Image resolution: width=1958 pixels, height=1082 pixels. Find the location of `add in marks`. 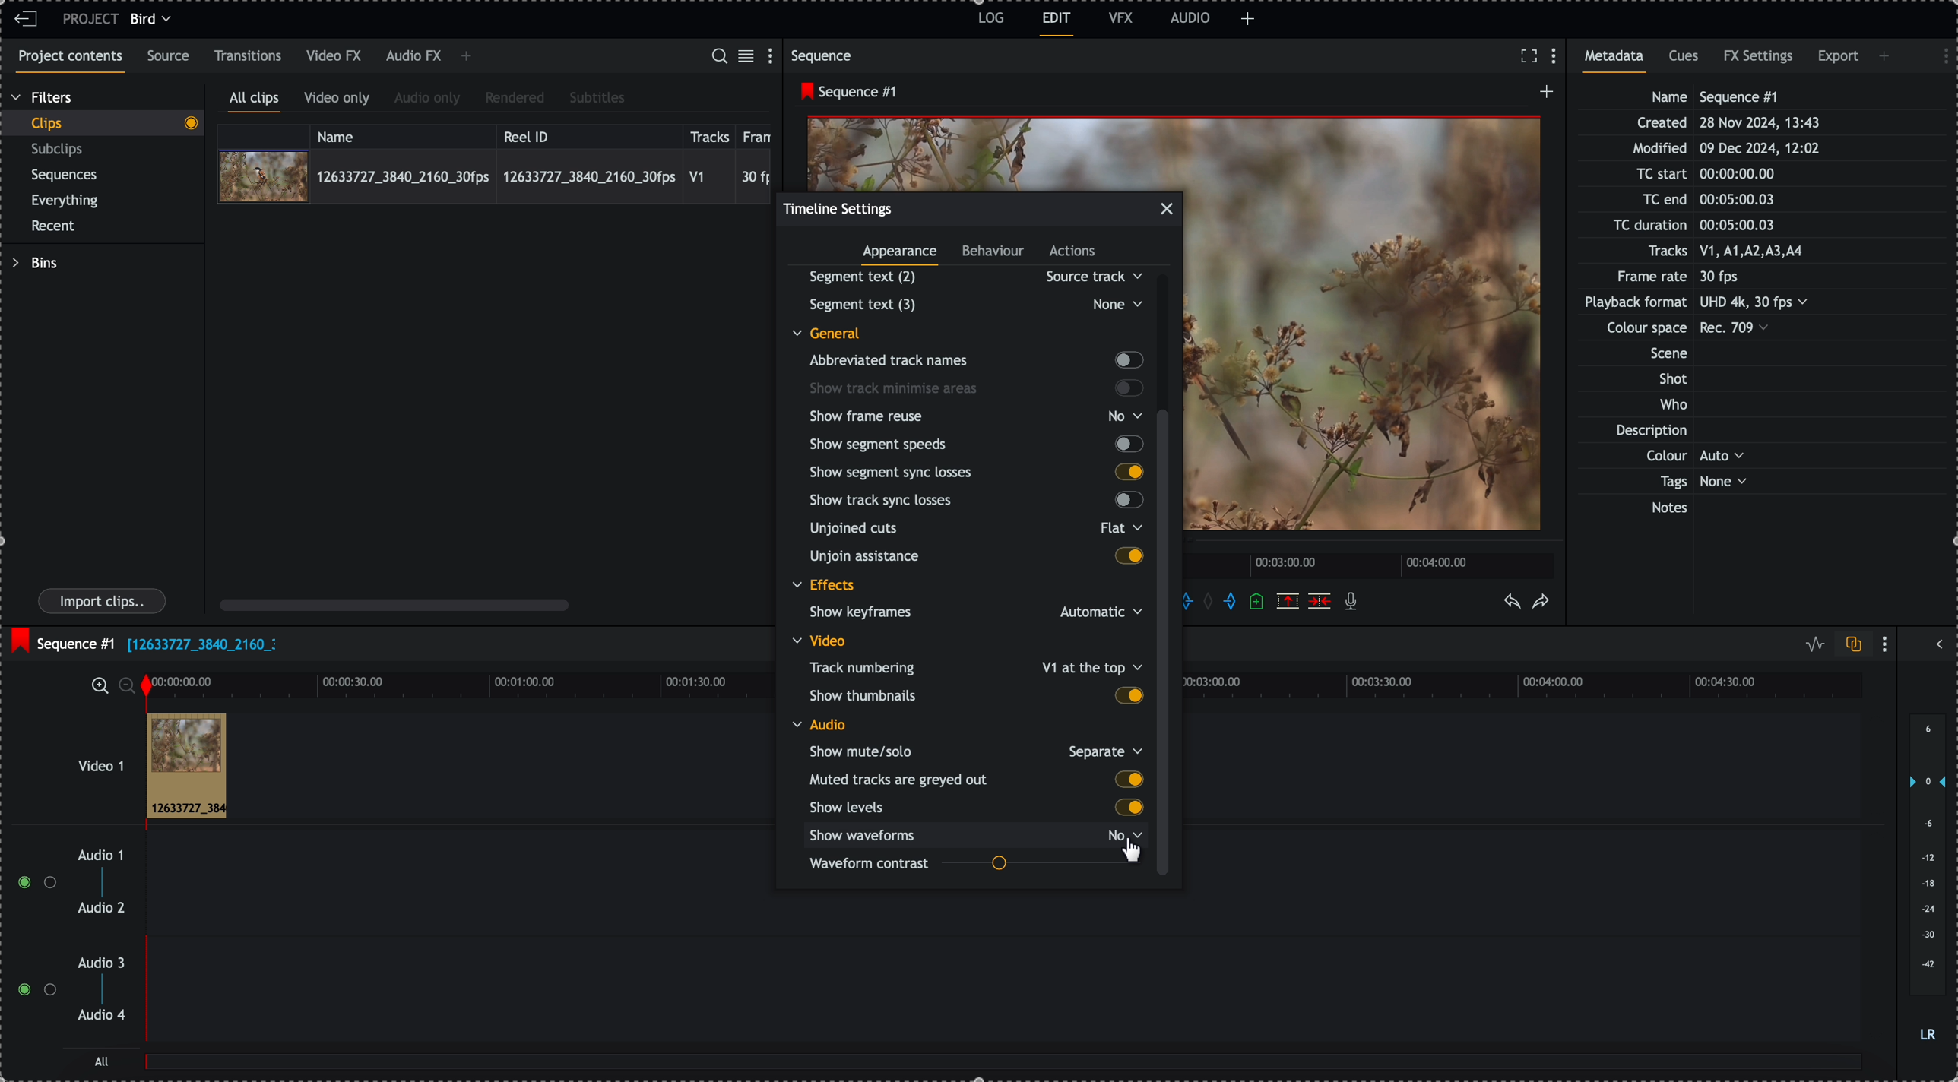

add in marks is located at coordinates (1198, 600).